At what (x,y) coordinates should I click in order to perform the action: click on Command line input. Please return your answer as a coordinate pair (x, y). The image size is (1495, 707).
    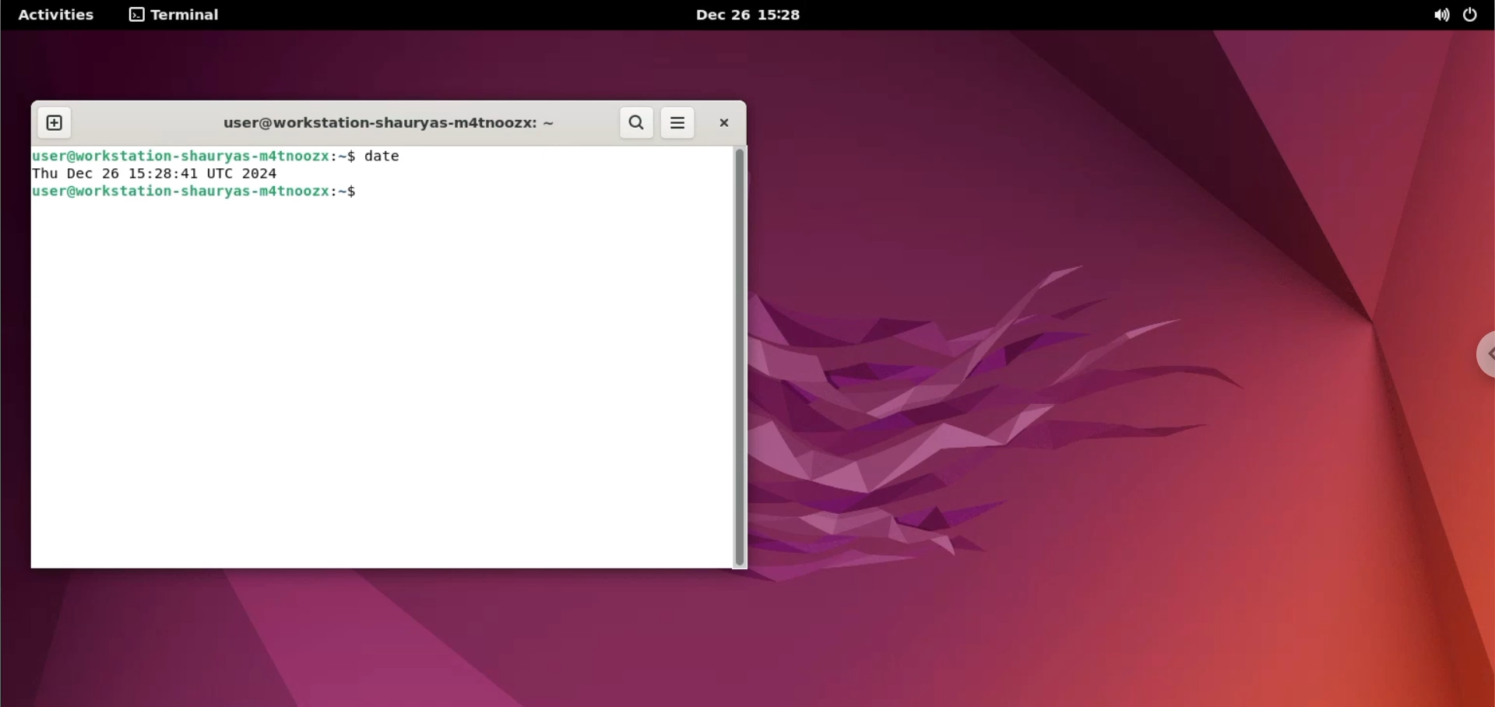
    Looking at the image, I should click on (377, 390).